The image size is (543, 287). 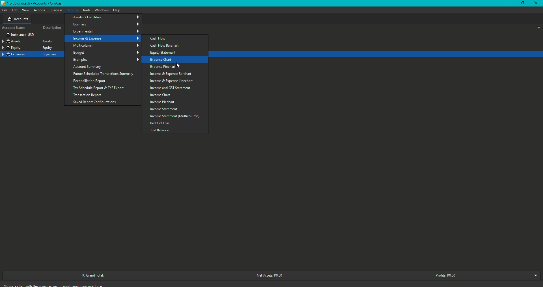 I want to click on Description for current action, so click(x=54, y=285).